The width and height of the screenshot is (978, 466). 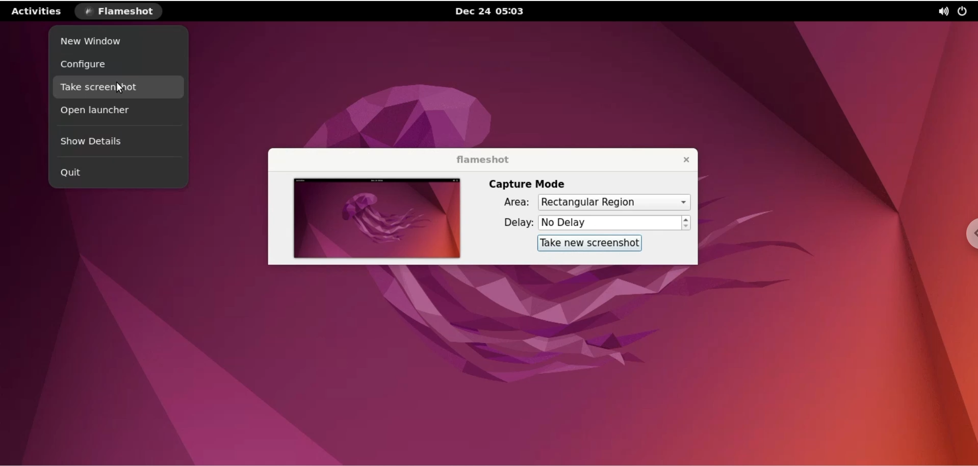 What do you see at coordinates (512, 202) in the screenshot?
I see `area:` at bounding box center [512, 202].